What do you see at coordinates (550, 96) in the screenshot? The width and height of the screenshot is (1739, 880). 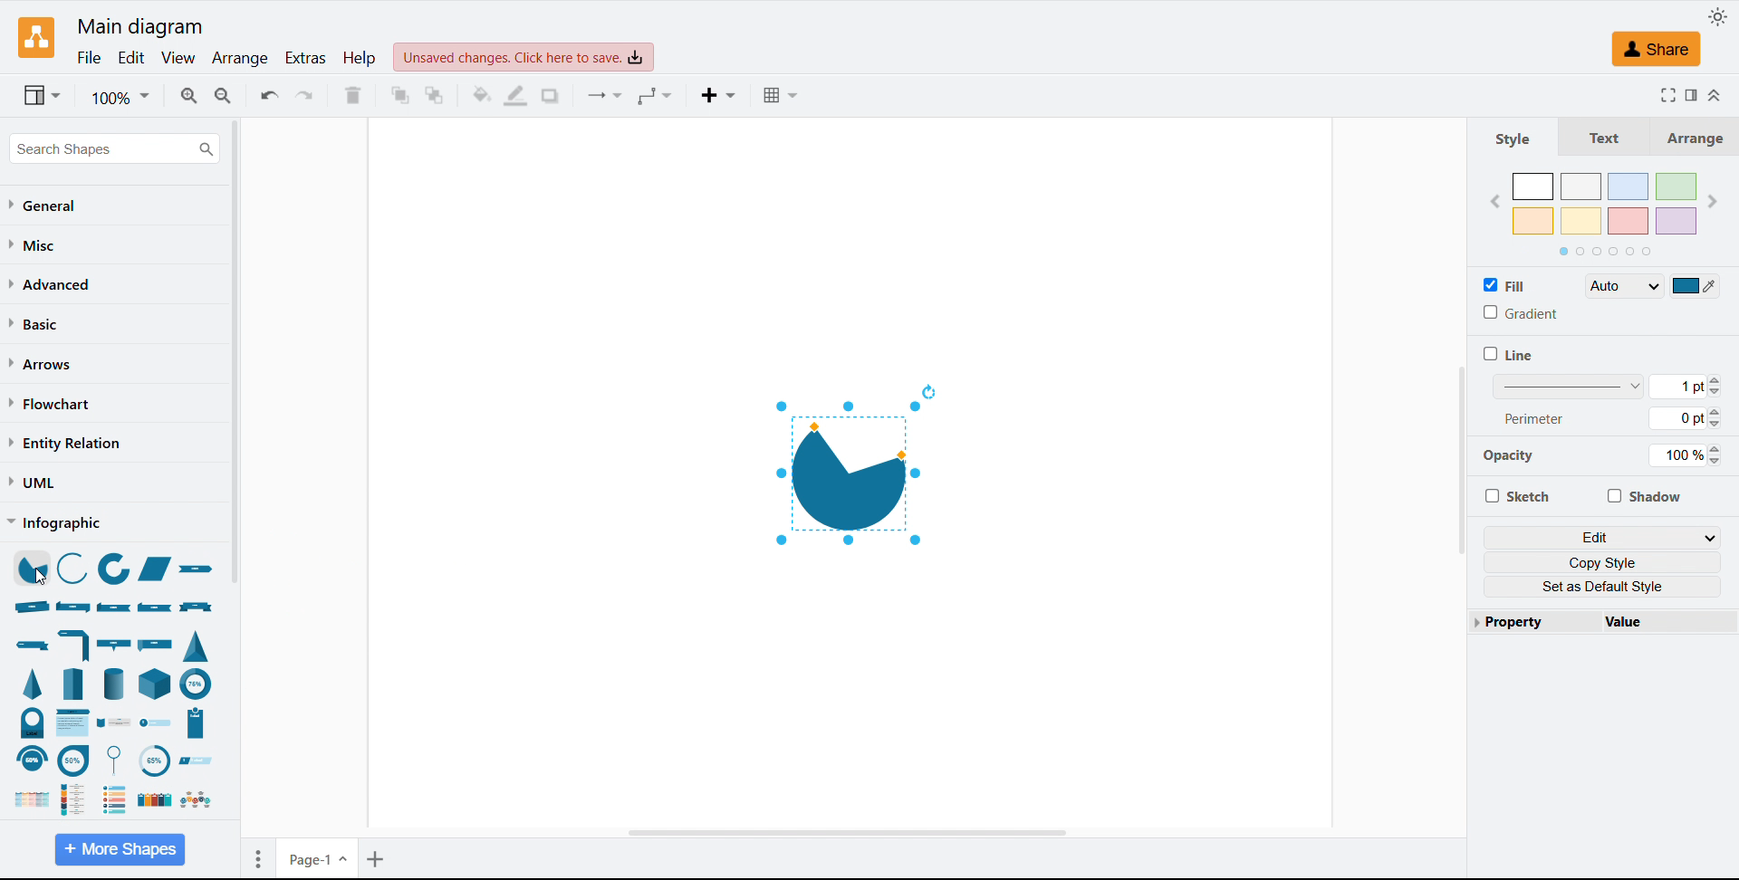 I see `Shadow ` at bounding box center [550, 96].